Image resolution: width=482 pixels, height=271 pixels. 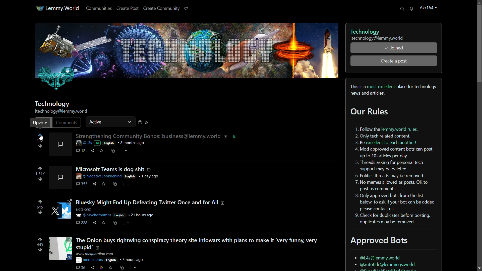 What do you see at coordinates (109, 121) in the screenshot?
I see `active` at bounding box center [109, 121].